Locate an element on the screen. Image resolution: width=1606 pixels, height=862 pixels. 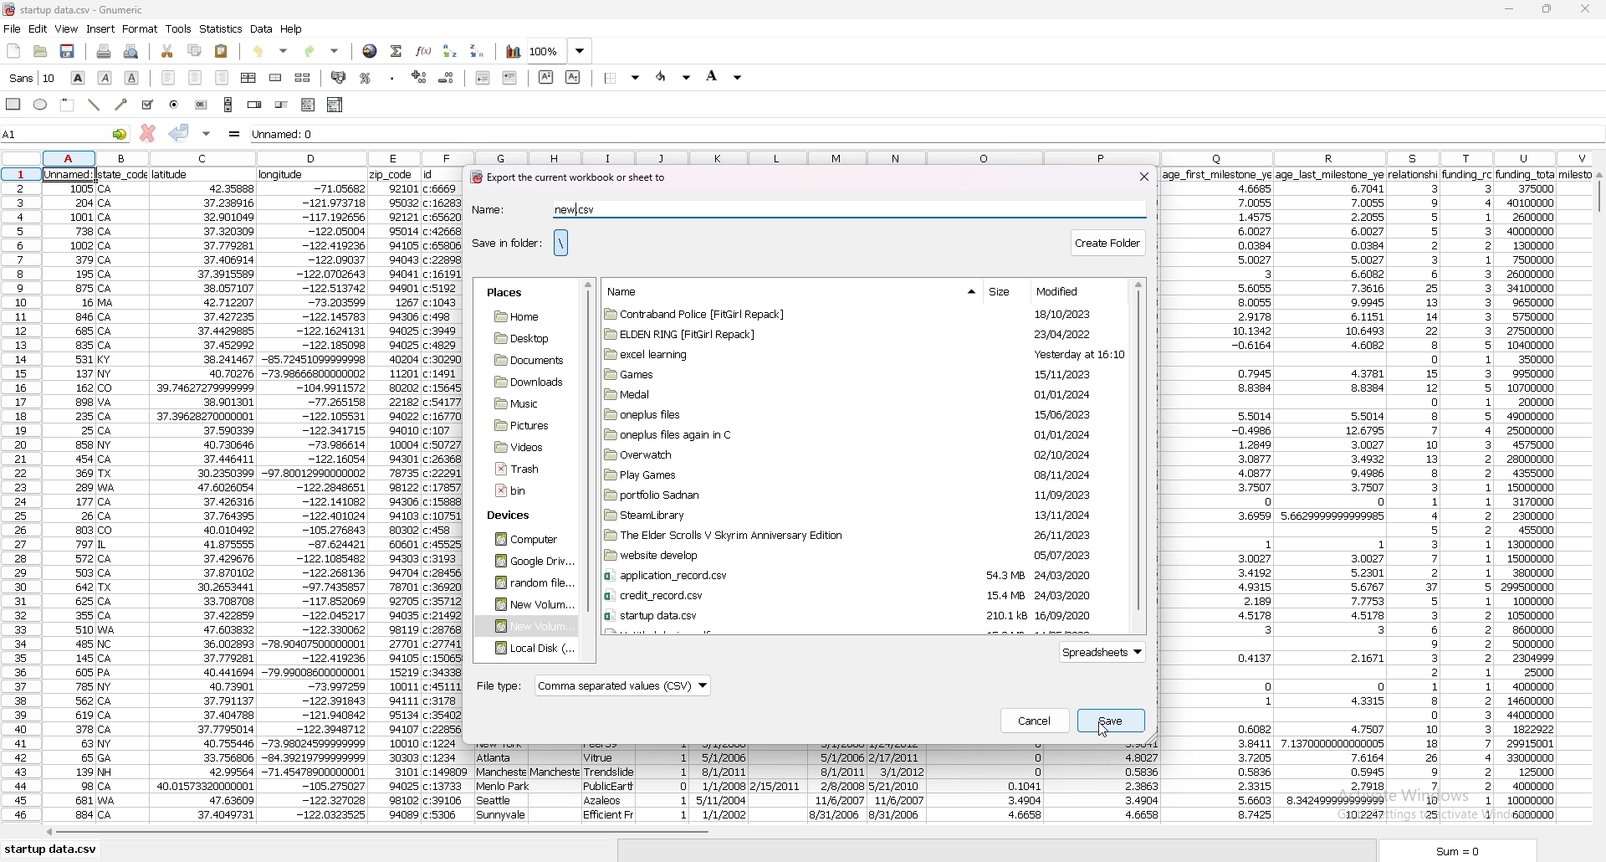
subscript is located at coordinates (573, 77).